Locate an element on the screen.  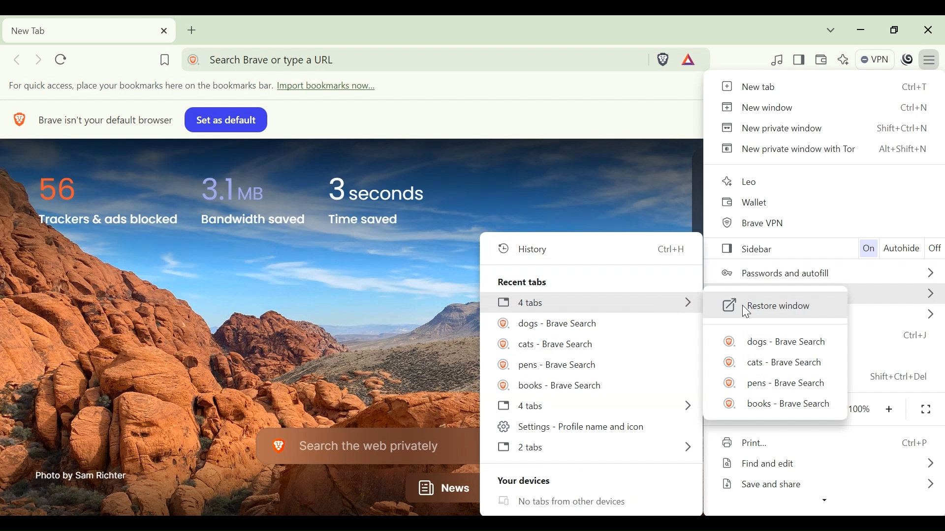
J 4tabs is located at coordinates (521, 406).